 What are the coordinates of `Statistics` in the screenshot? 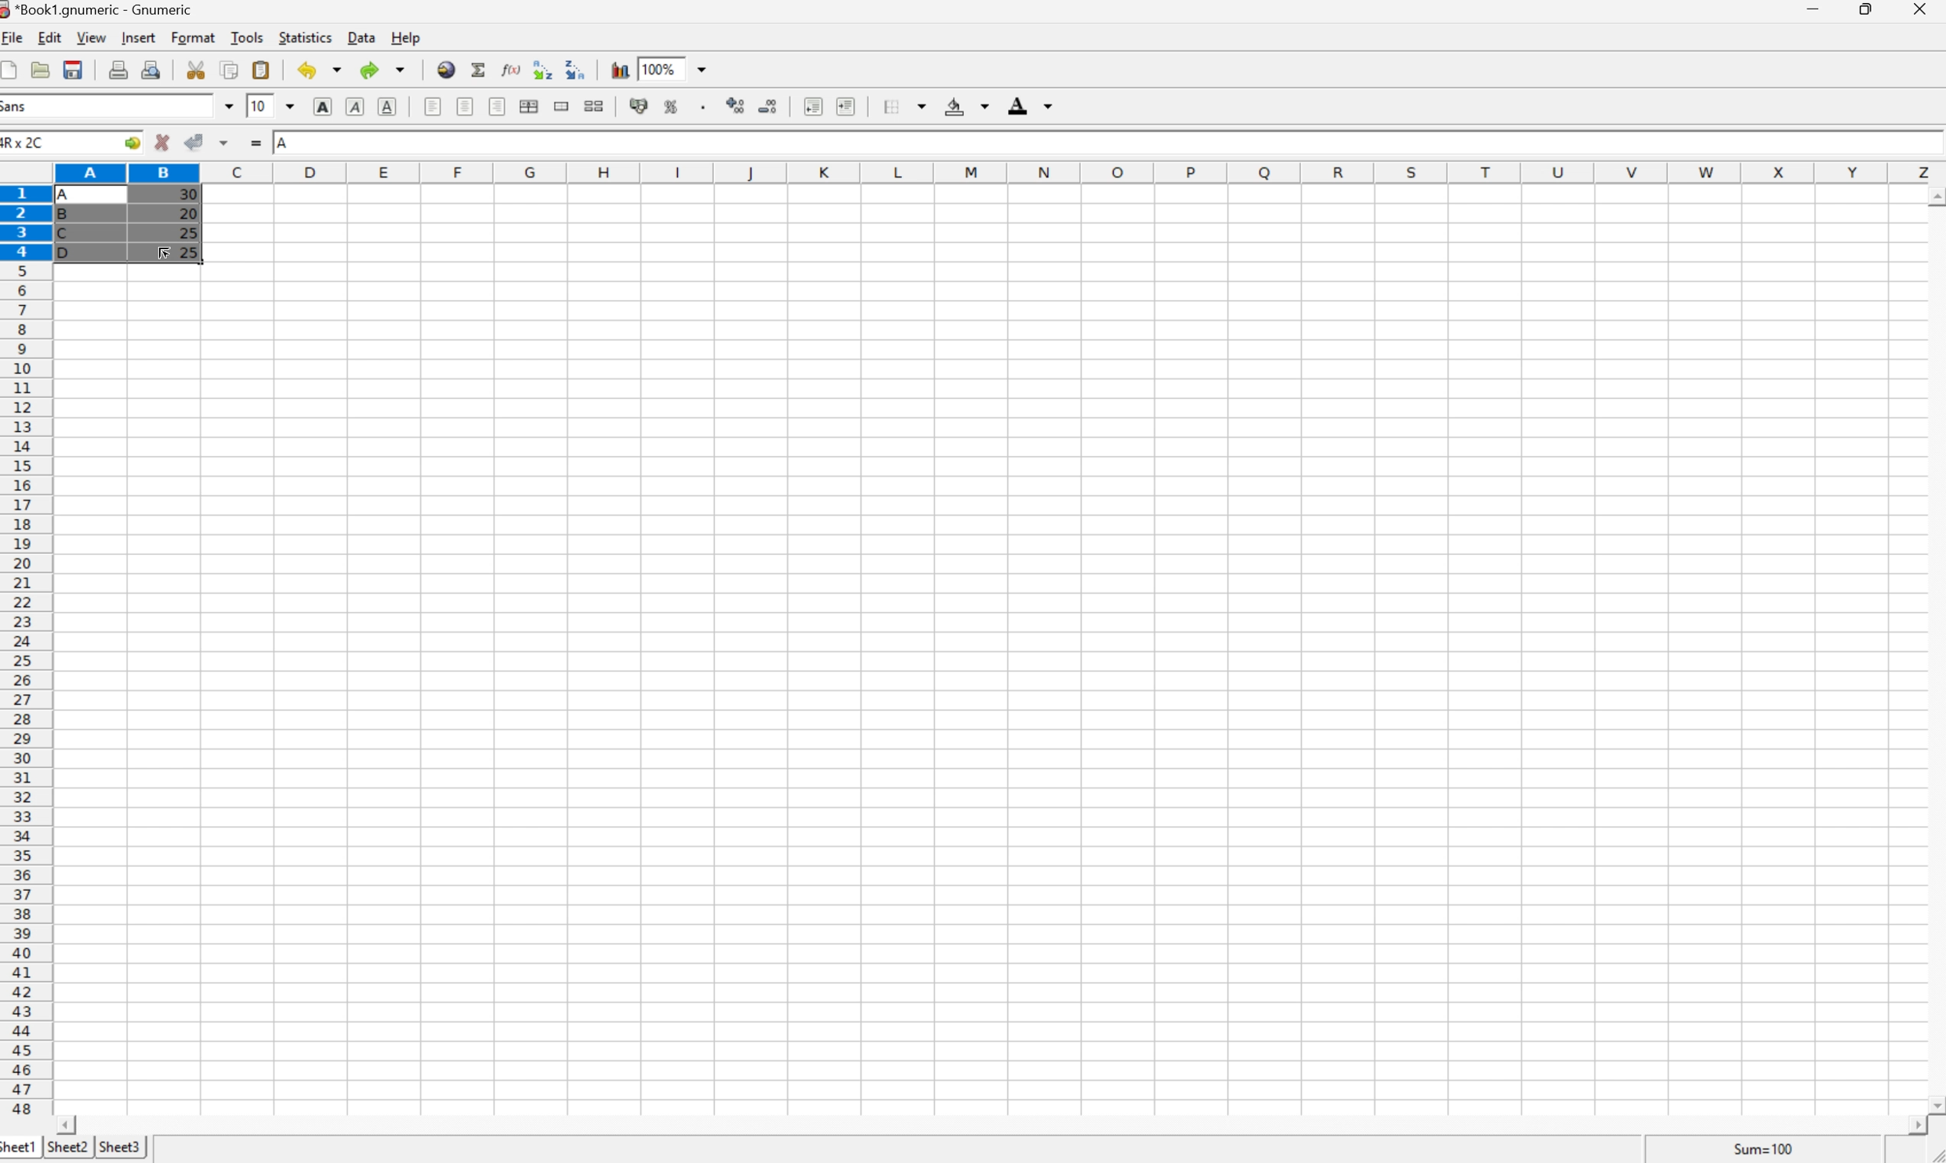 It's located at (306, 37).